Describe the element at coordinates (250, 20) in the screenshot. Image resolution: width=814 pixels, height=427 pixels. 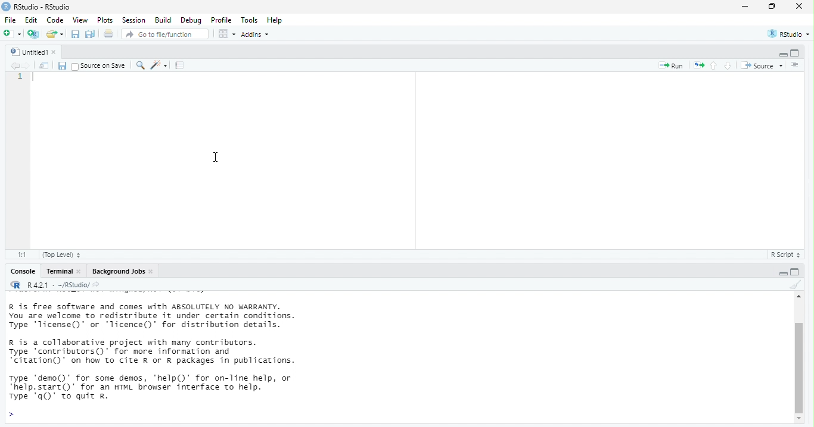
I see `tools` at that location.